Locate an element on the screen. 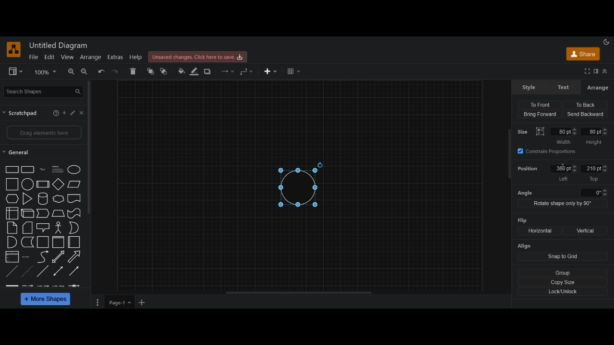 The image size is (614, 345). extras is located at coordinates (115, 57).